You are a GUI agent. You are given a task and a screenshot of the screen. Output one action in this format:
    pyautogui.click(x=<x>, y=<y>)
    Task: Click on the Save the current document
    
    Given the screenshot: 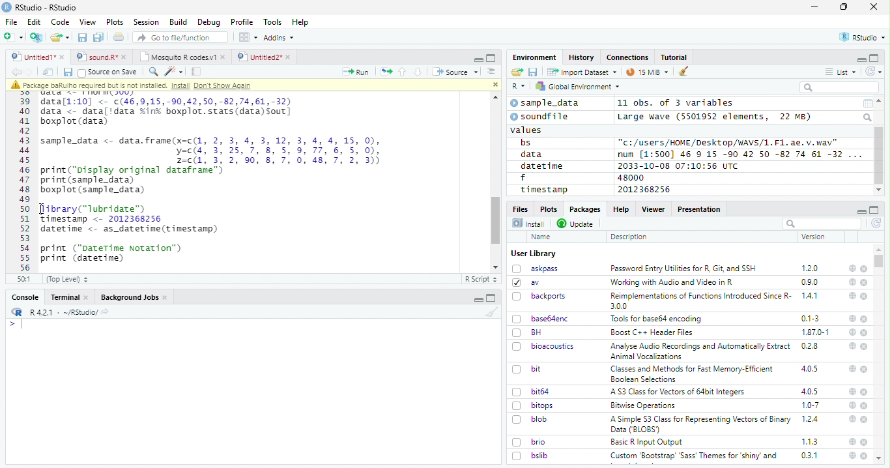 What is the action you would take?
    pyautogui.click(x=83, y=38)
    